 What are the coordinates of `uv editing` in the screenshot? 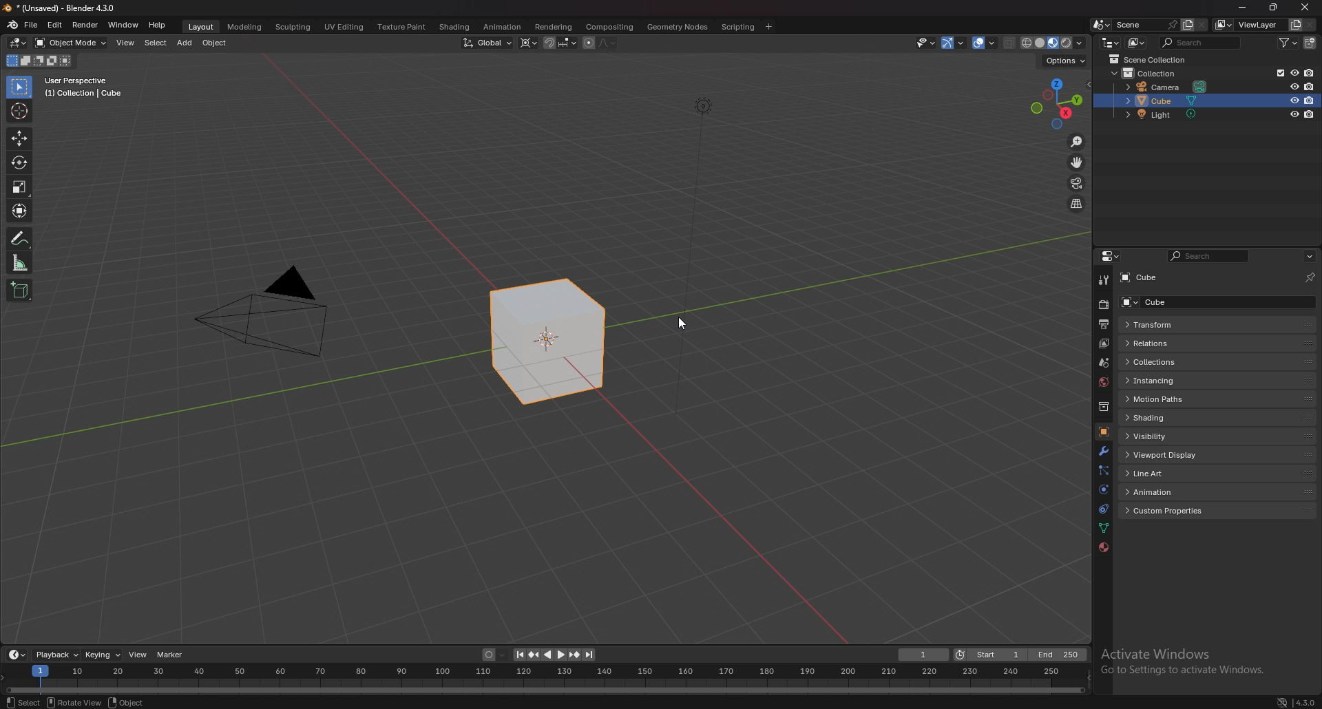 It's located at (344, 27).